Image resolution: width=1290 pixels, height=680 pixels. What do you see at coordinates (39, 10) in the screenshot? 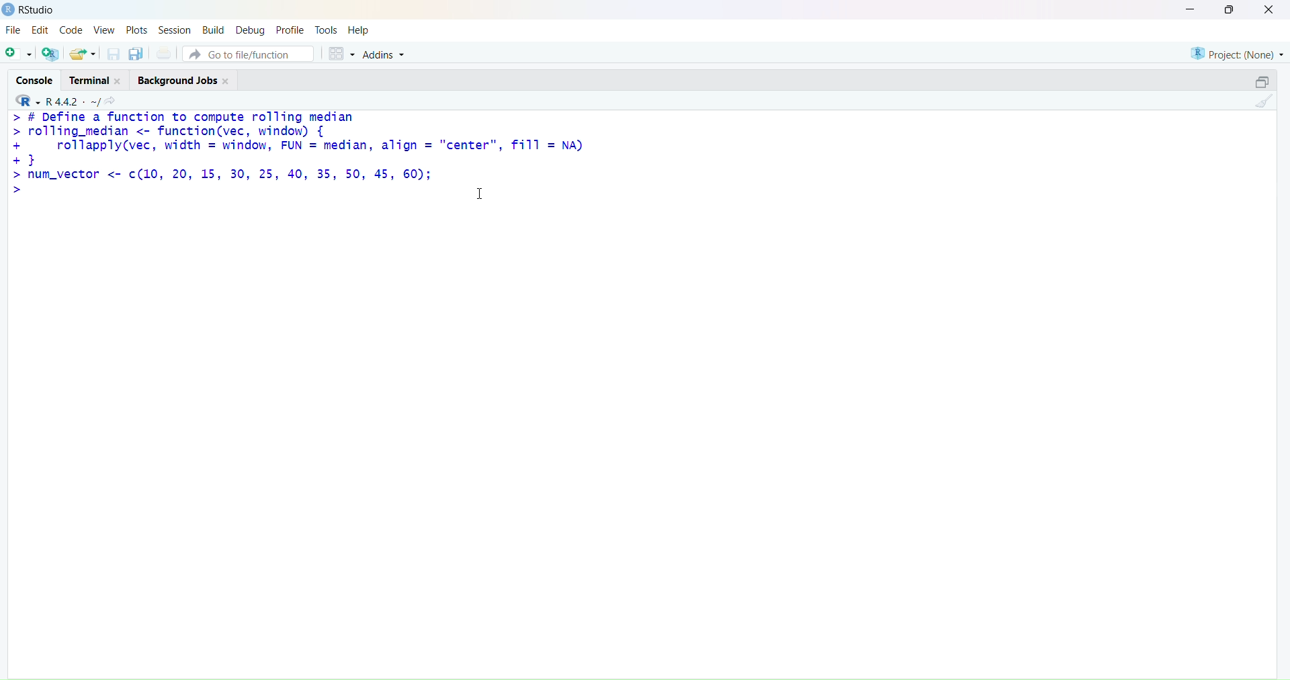
I see `RStudio` at bounding box center [39, 10].